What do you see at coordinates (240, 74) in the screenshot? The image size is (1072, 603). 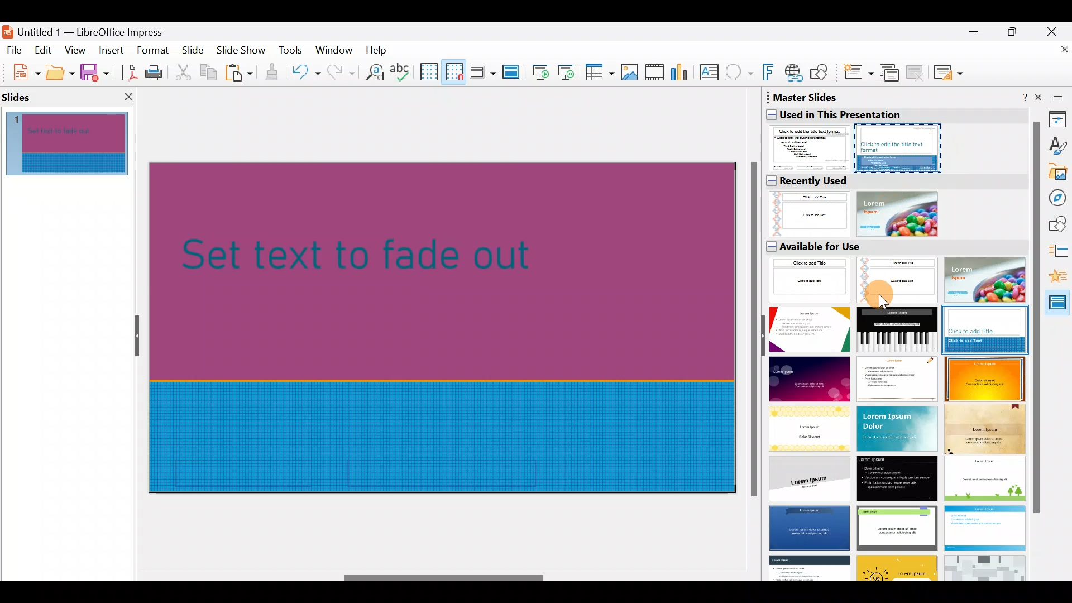 I see `Paste` at bounding box center [240, 74].